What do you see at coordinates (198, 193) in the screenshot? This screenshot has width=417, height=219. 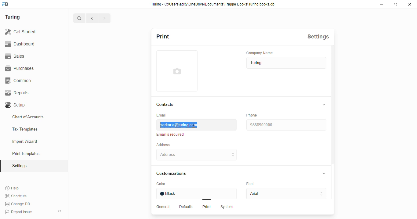 I see `Black` at bounding box center [198, 193].